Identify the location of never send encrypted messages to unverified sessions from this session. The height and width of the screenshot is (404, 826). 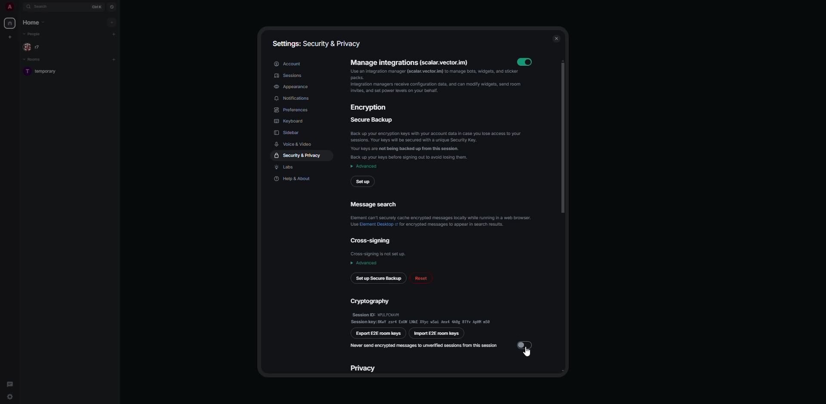
(425, 345).